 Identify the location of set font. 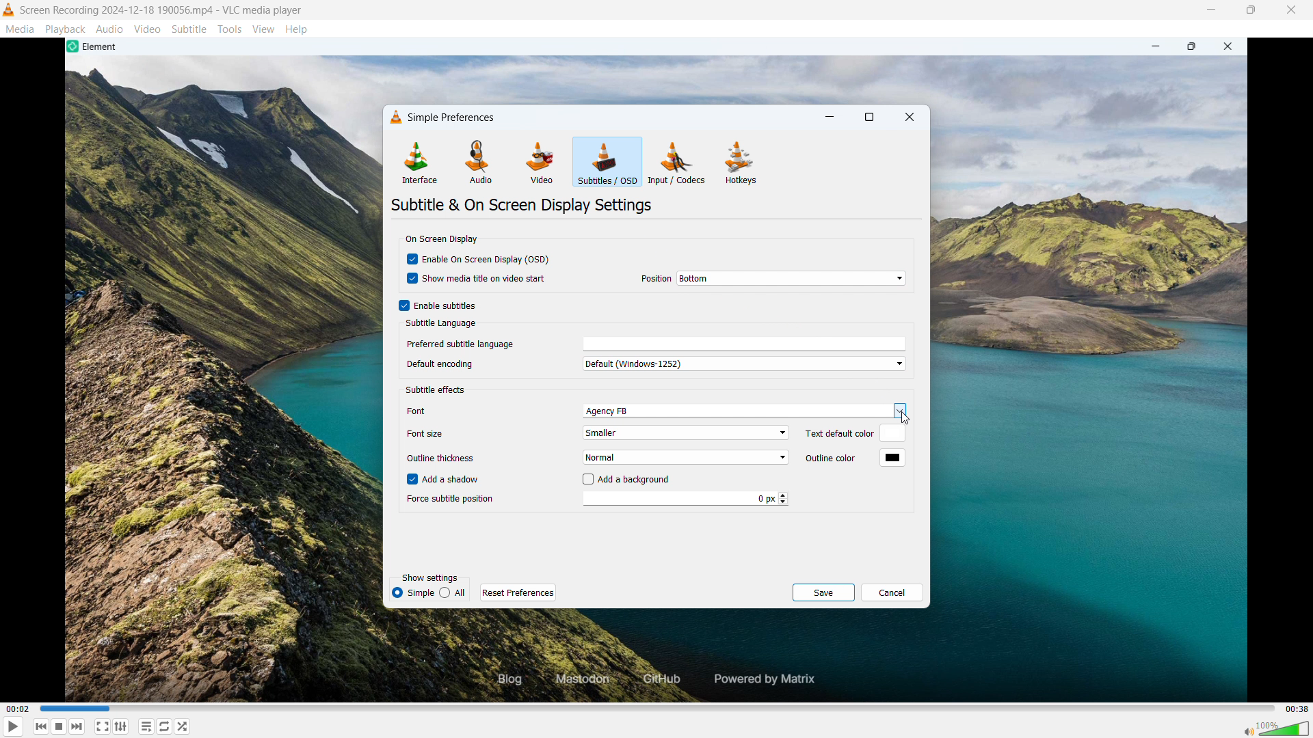
(742, 411).